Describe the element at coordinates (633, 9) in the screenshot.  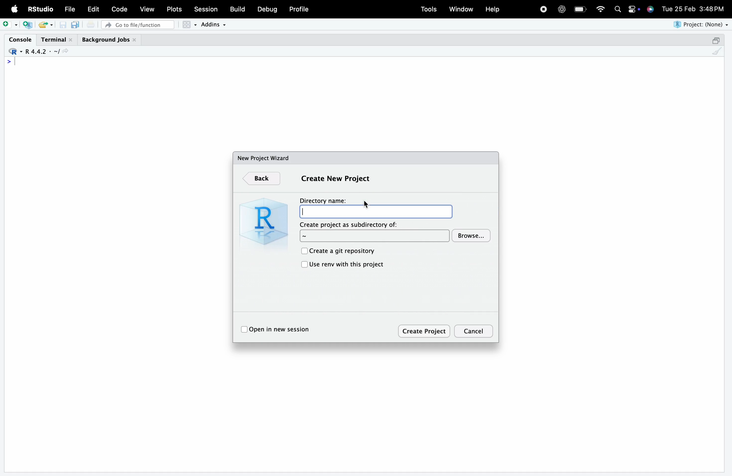
I see `settings` at that location.